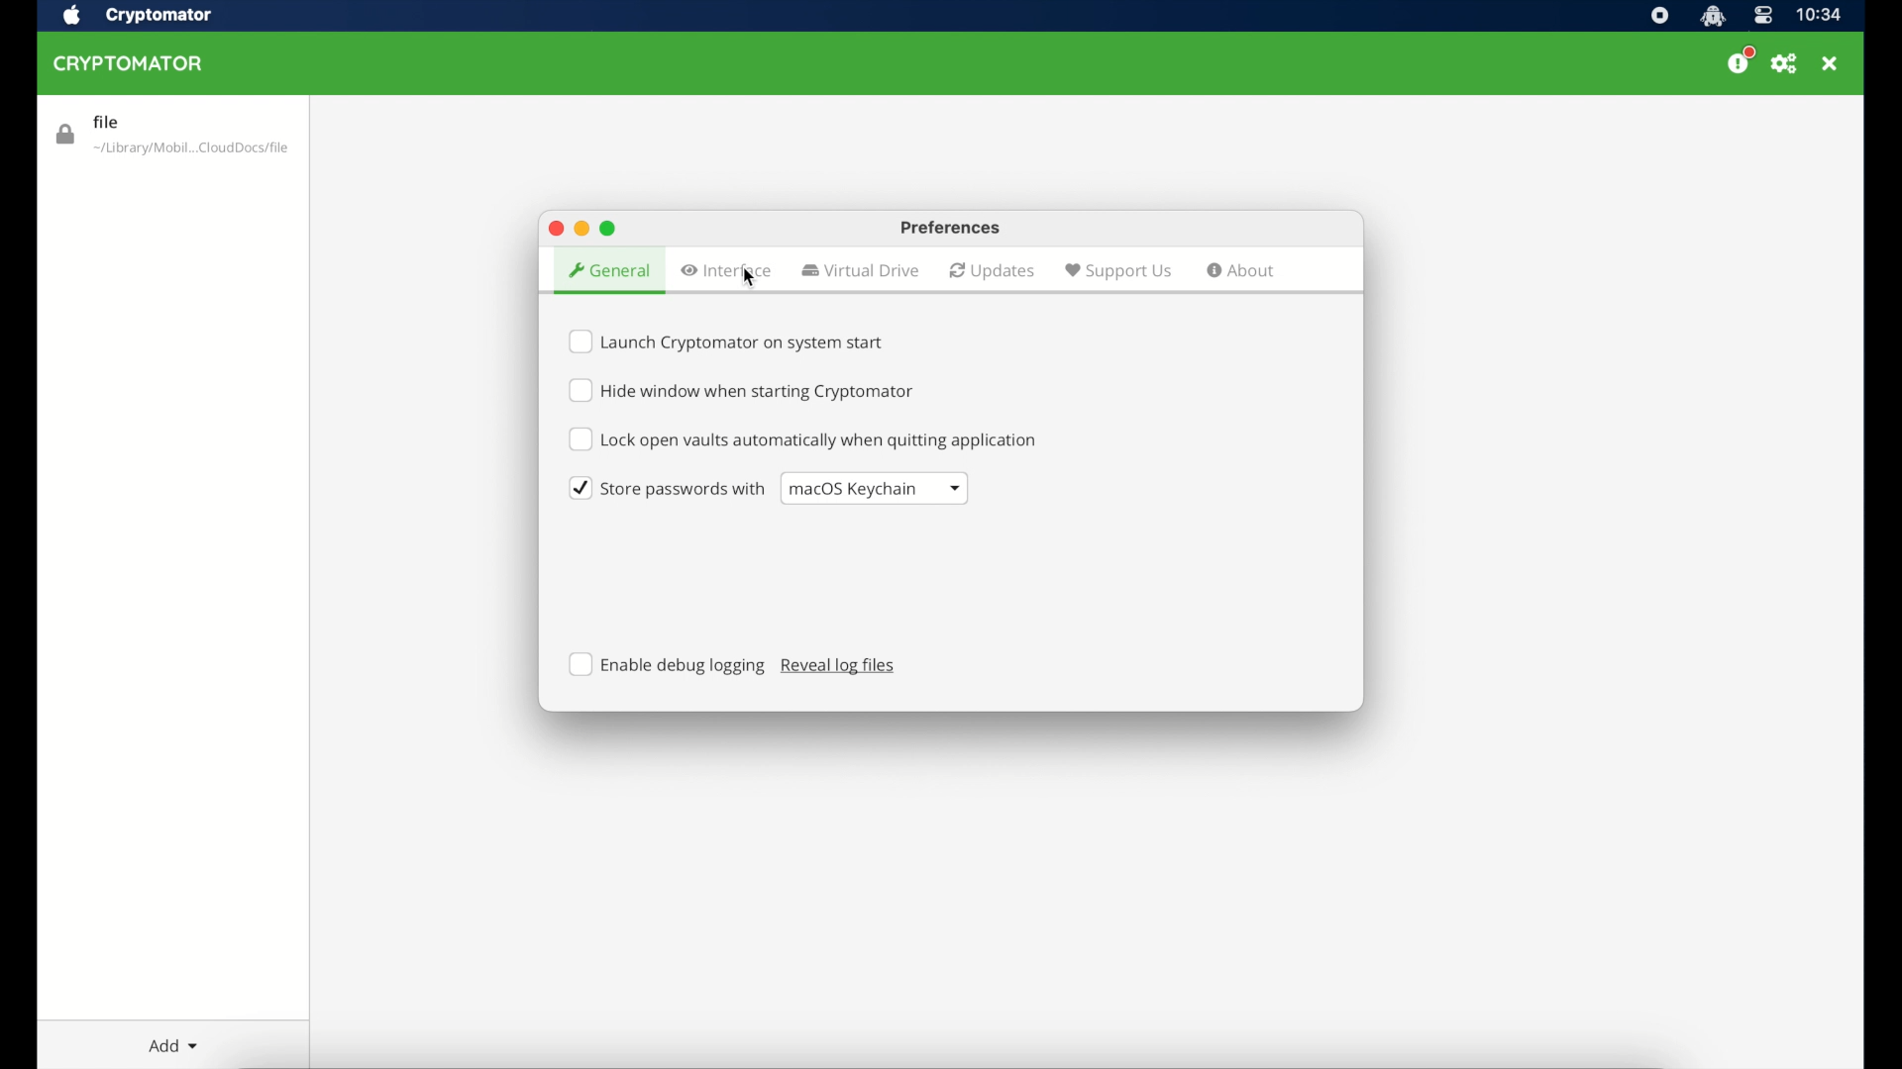 The image size is (1902, 1069). I want to click on control center, so click(1761, 16).